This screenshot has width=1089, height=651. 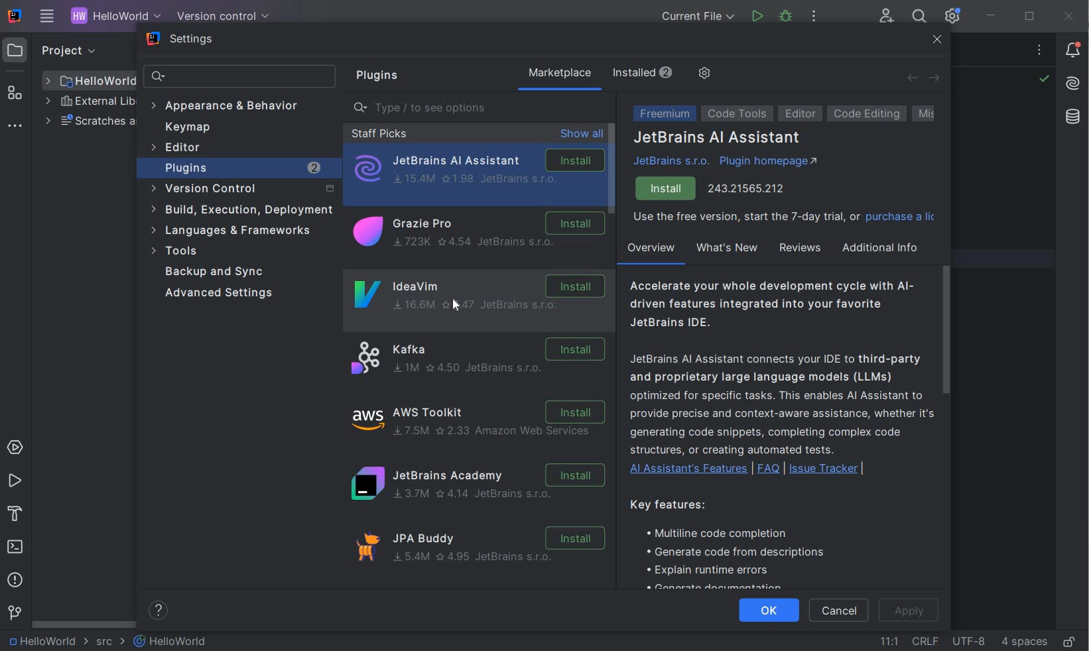 What do you see at coordinates (241, 209) in the screenshot?
I see `build, execution, deployment` at bounding box center [241, 209].